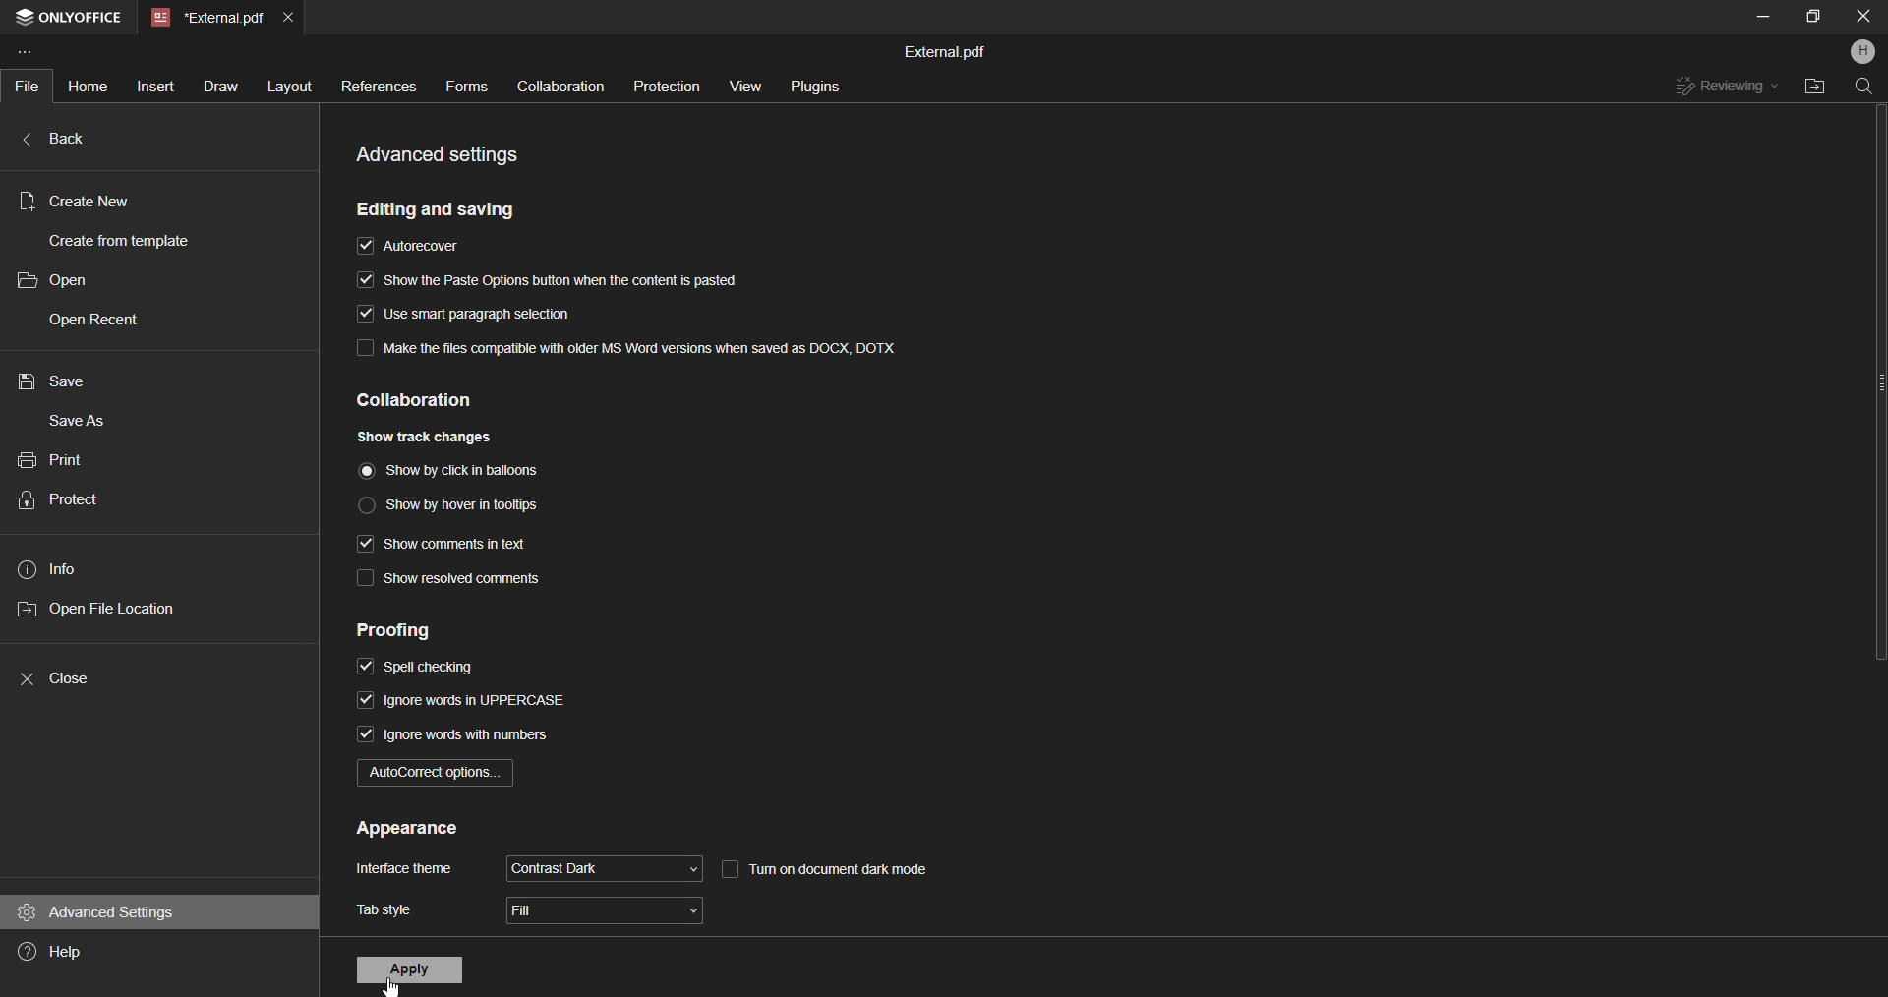  Describe the element at coordinates (626, 346) in the screenshot. I see `make the file compatible` at that location.